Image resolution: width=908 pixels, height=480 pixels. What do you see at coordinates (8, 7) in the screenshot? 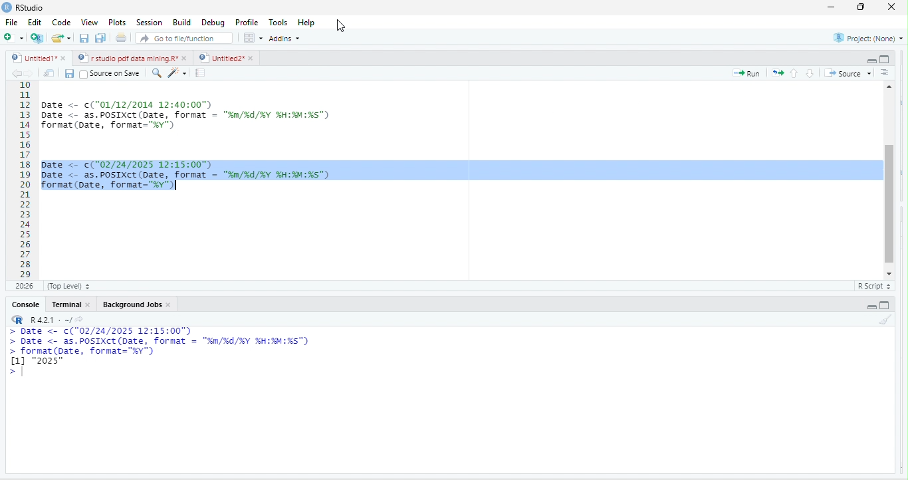
I see `rs studio logo` at bounding box center [8, 7].